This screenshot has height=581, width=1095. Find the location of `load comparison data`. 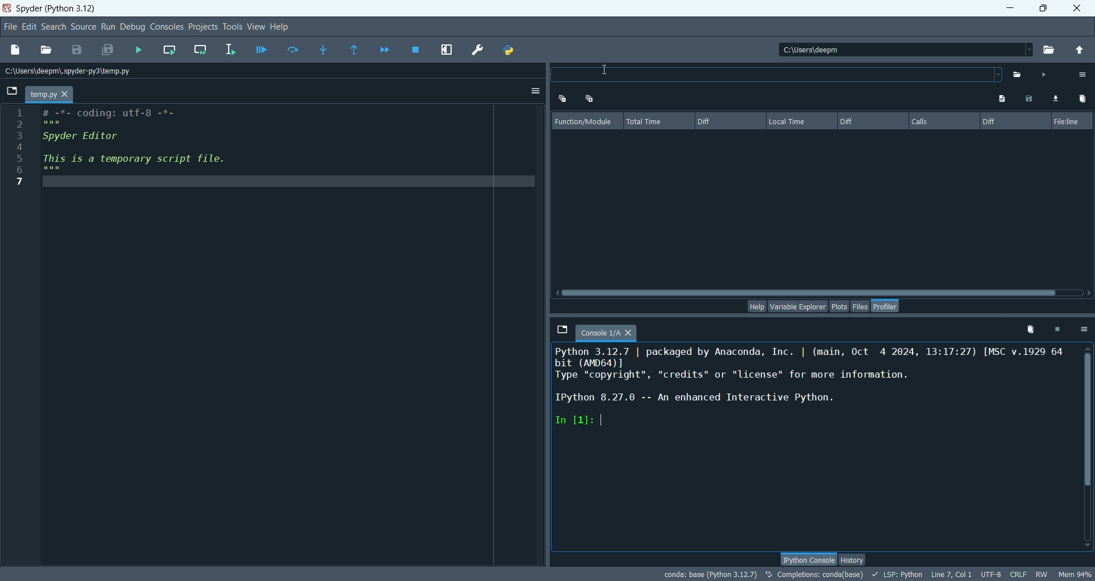

load comparison data is located at coordinates (1055, 98).